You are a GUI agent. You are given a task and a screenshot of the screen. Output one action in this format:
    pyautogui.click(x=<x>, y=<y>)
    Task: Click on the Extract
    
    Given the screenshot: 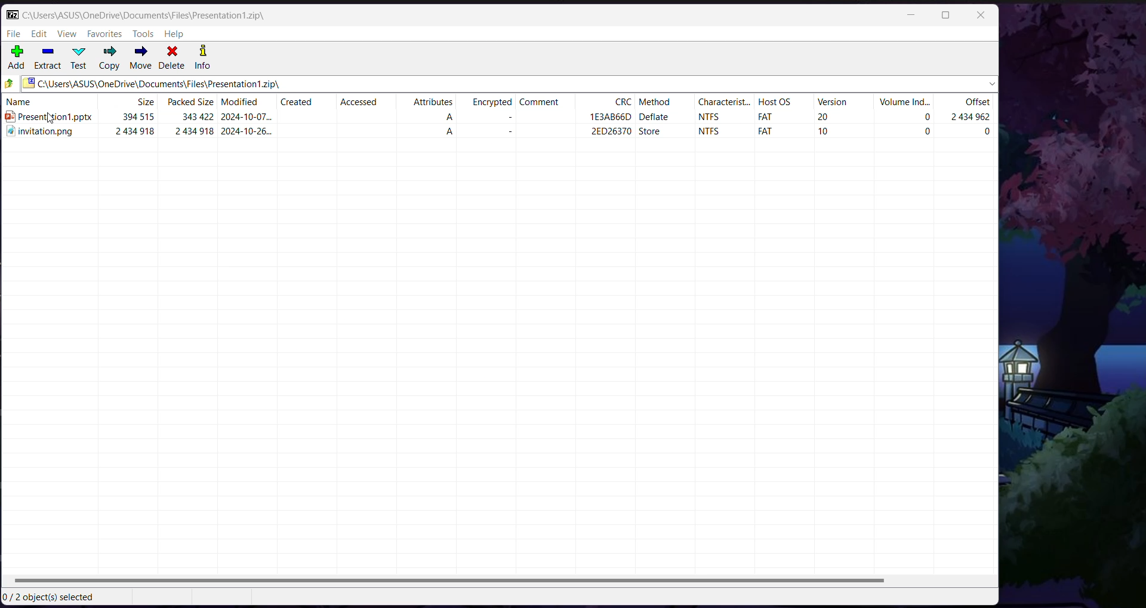 What is the action you would take?
    pyautogui.click(x=48, y=59)
    